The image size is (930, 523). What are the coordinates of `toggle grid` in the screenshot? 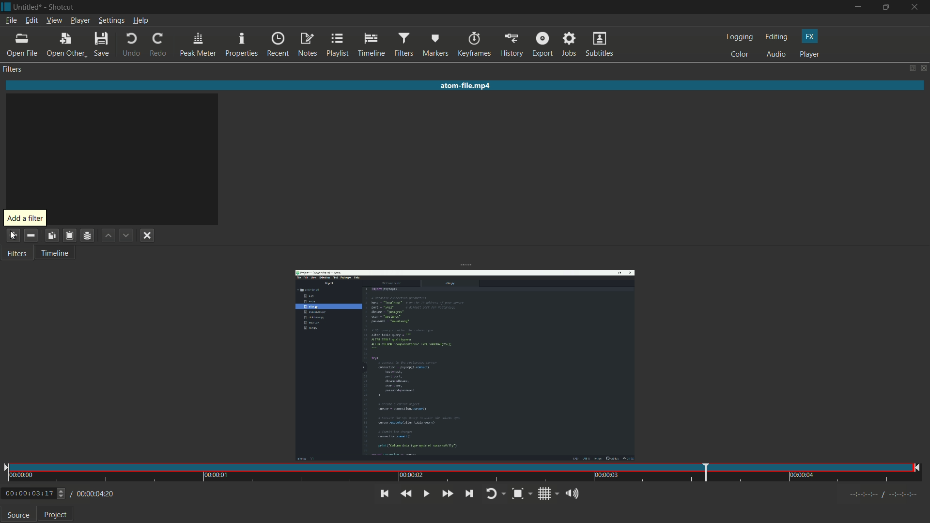 It's located at (545, 494).